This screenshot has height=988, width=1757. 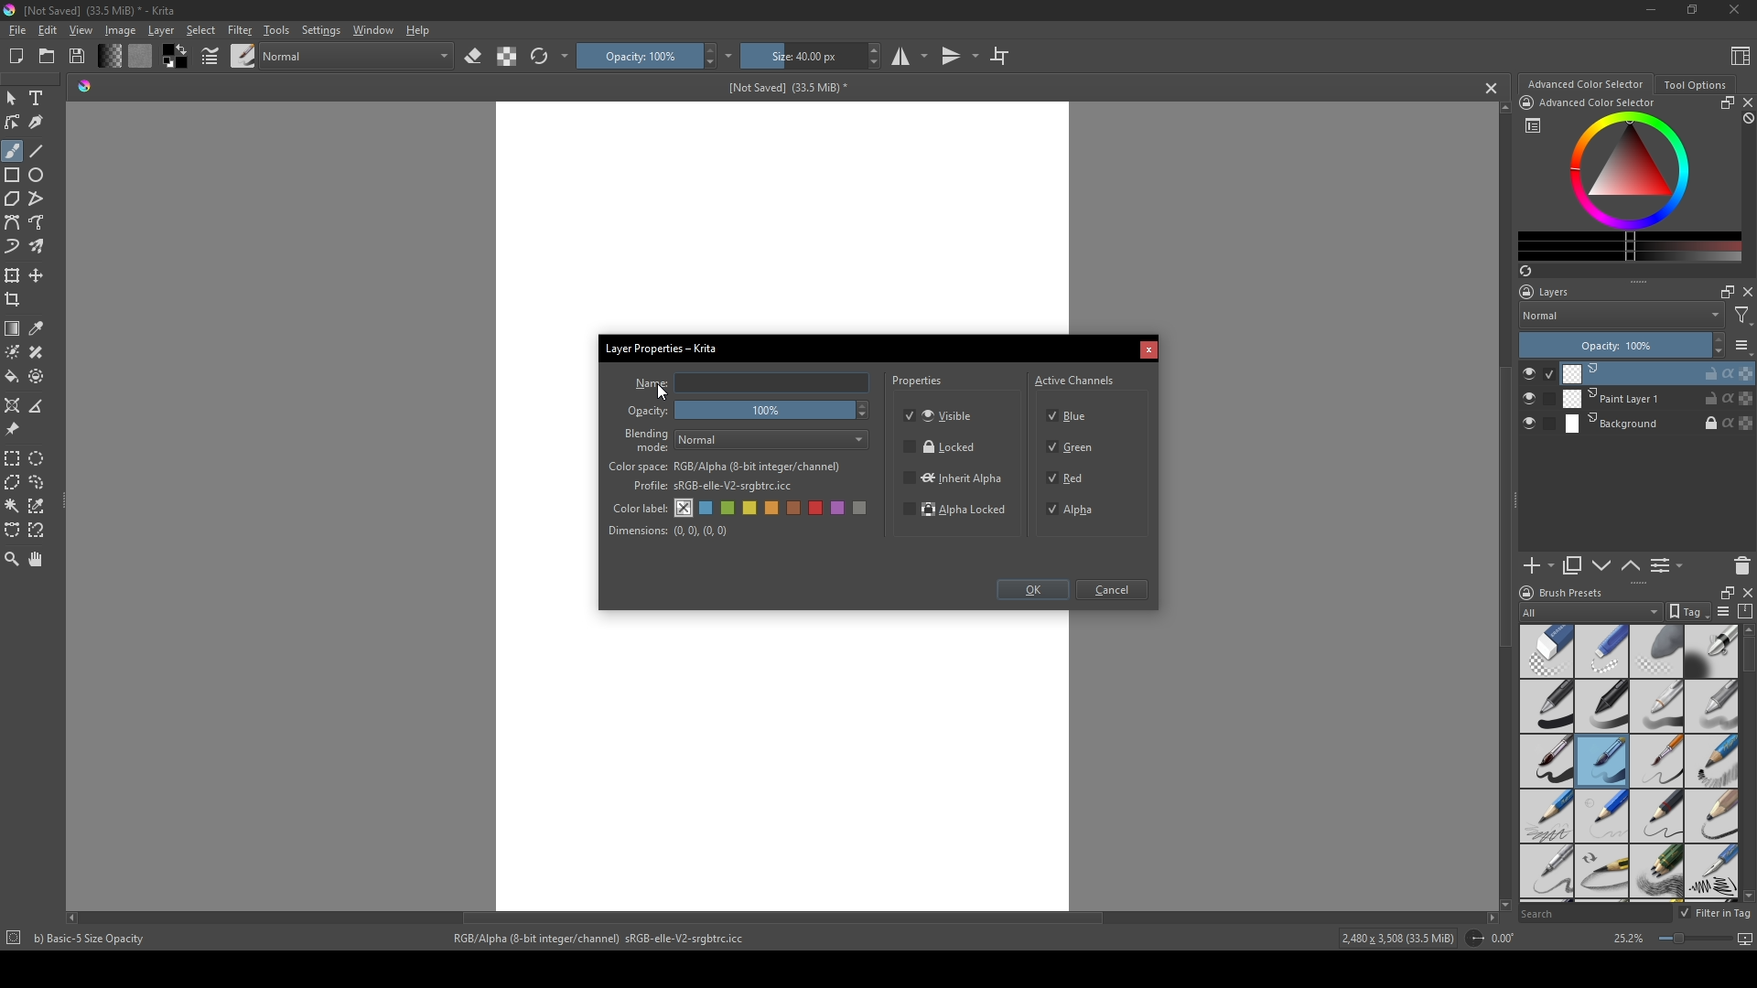 I want to click on assistant, so click(x=13, y=404).